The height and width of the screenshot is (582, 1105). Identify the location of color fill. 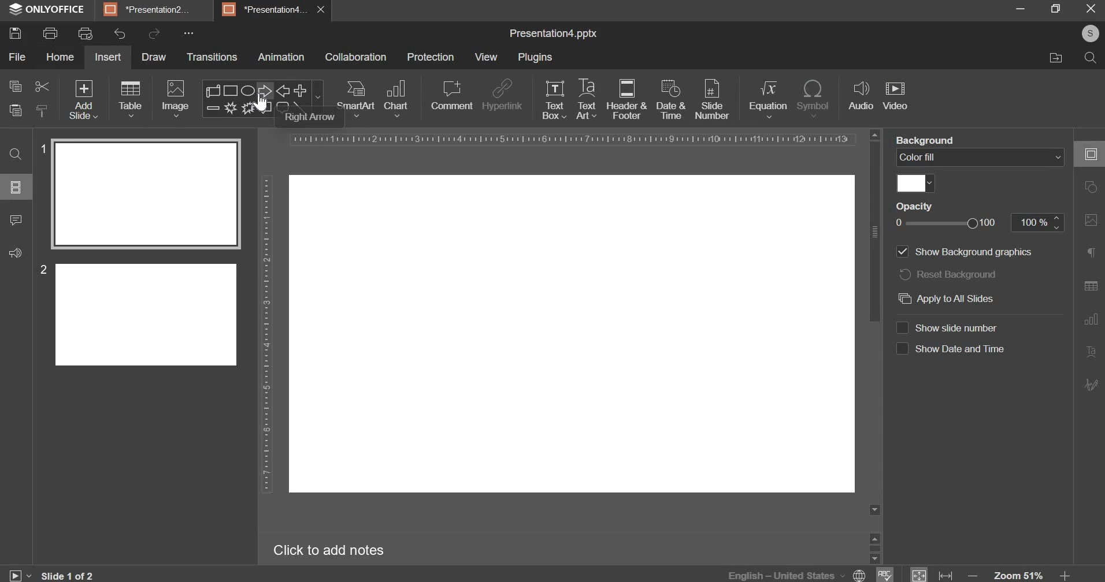
(913, 183).